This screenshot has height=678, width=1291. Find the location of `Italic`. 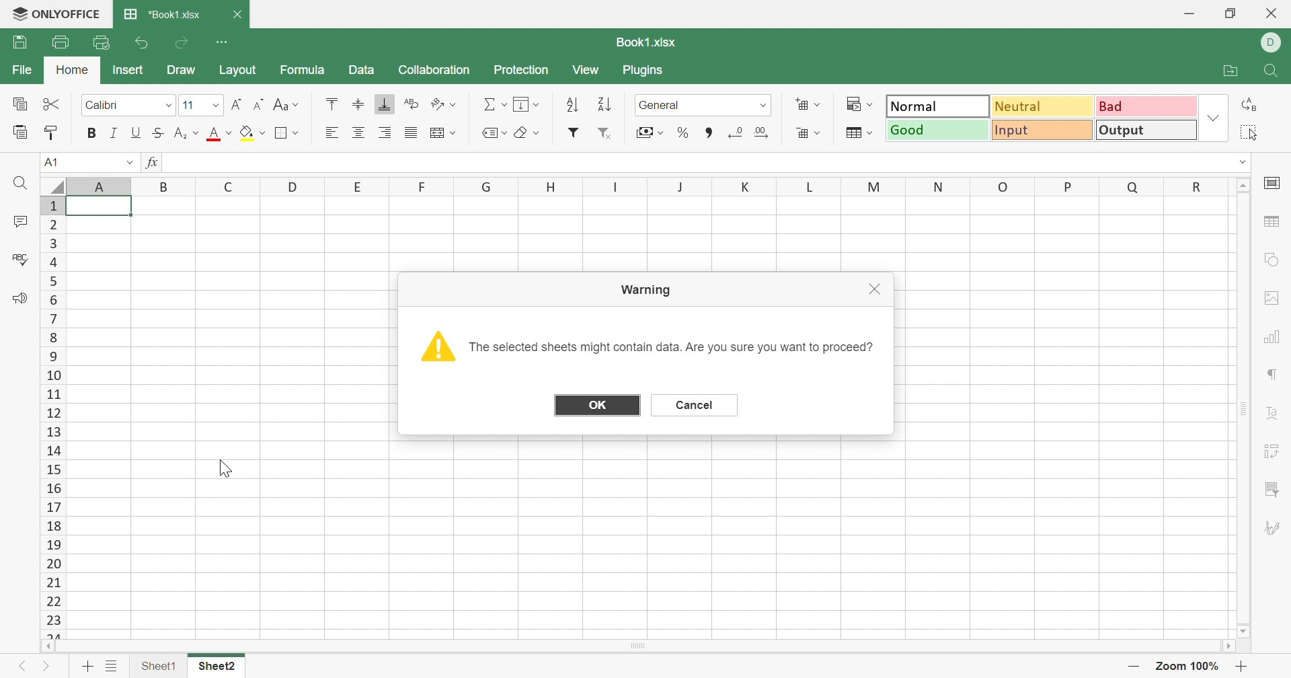

Italic is located at coordinates (115, 132).